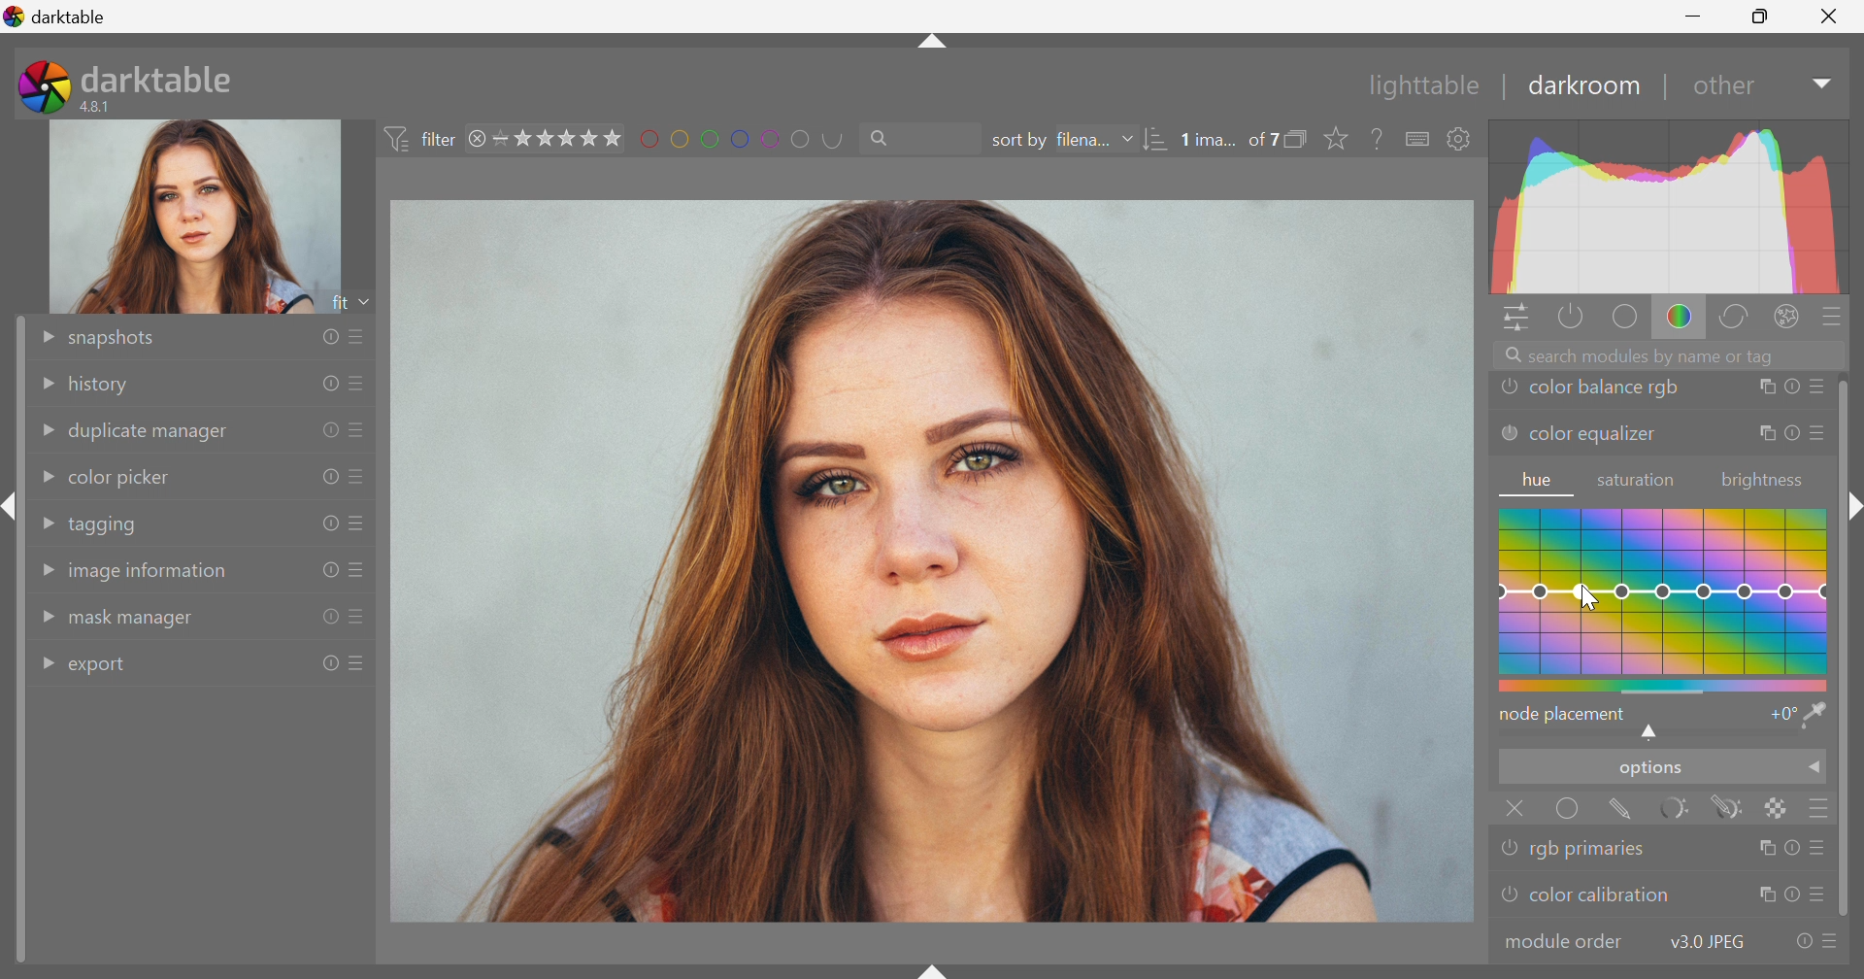 This screenshot has width=1864, height=979. I want to click on hue, so click(1664, 597).